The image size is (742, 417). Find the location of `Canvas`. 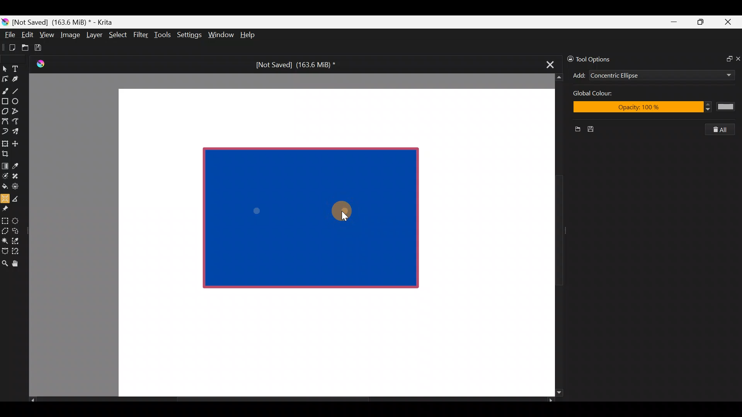

Canvas is located at coordinates (330, 242).